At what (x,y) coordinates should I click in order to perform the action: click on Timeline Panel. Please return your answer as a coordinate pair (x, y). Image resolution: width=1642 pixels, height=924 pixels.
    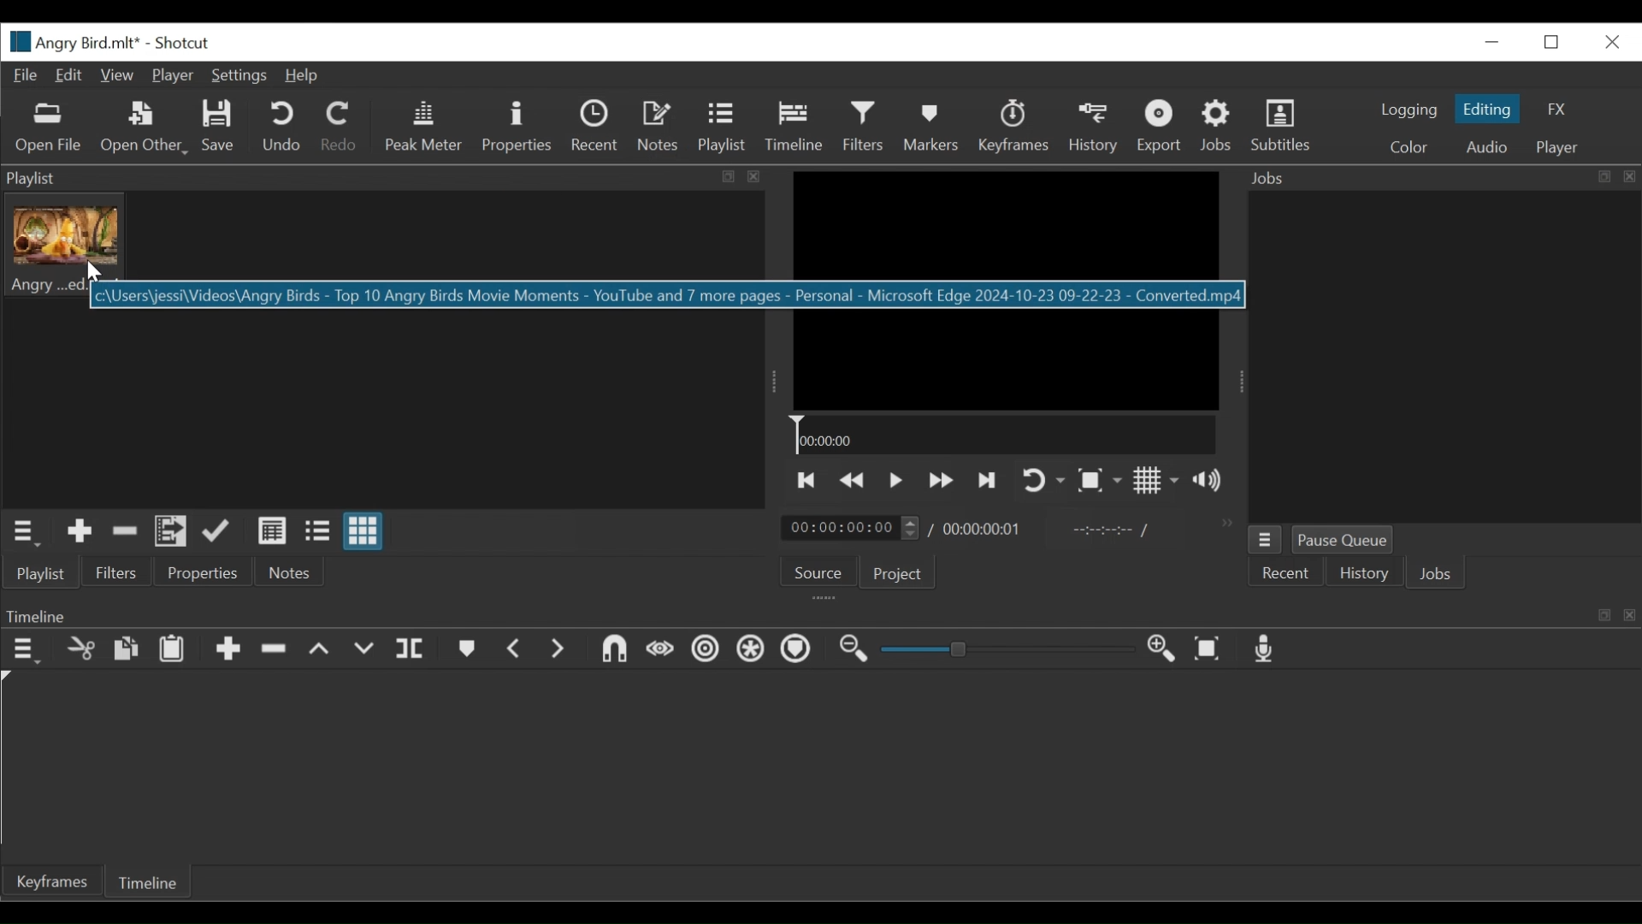
    Looking at the image, I should click on (817, 613).